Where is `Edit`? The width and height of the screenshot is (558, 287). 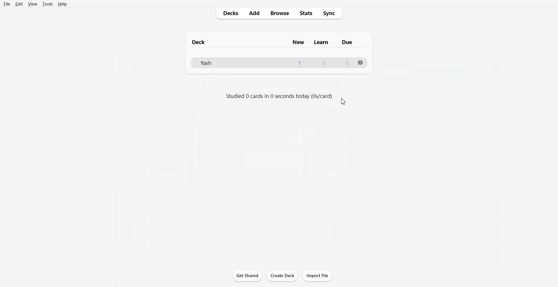
Edit is located at coordinates (19, 4).